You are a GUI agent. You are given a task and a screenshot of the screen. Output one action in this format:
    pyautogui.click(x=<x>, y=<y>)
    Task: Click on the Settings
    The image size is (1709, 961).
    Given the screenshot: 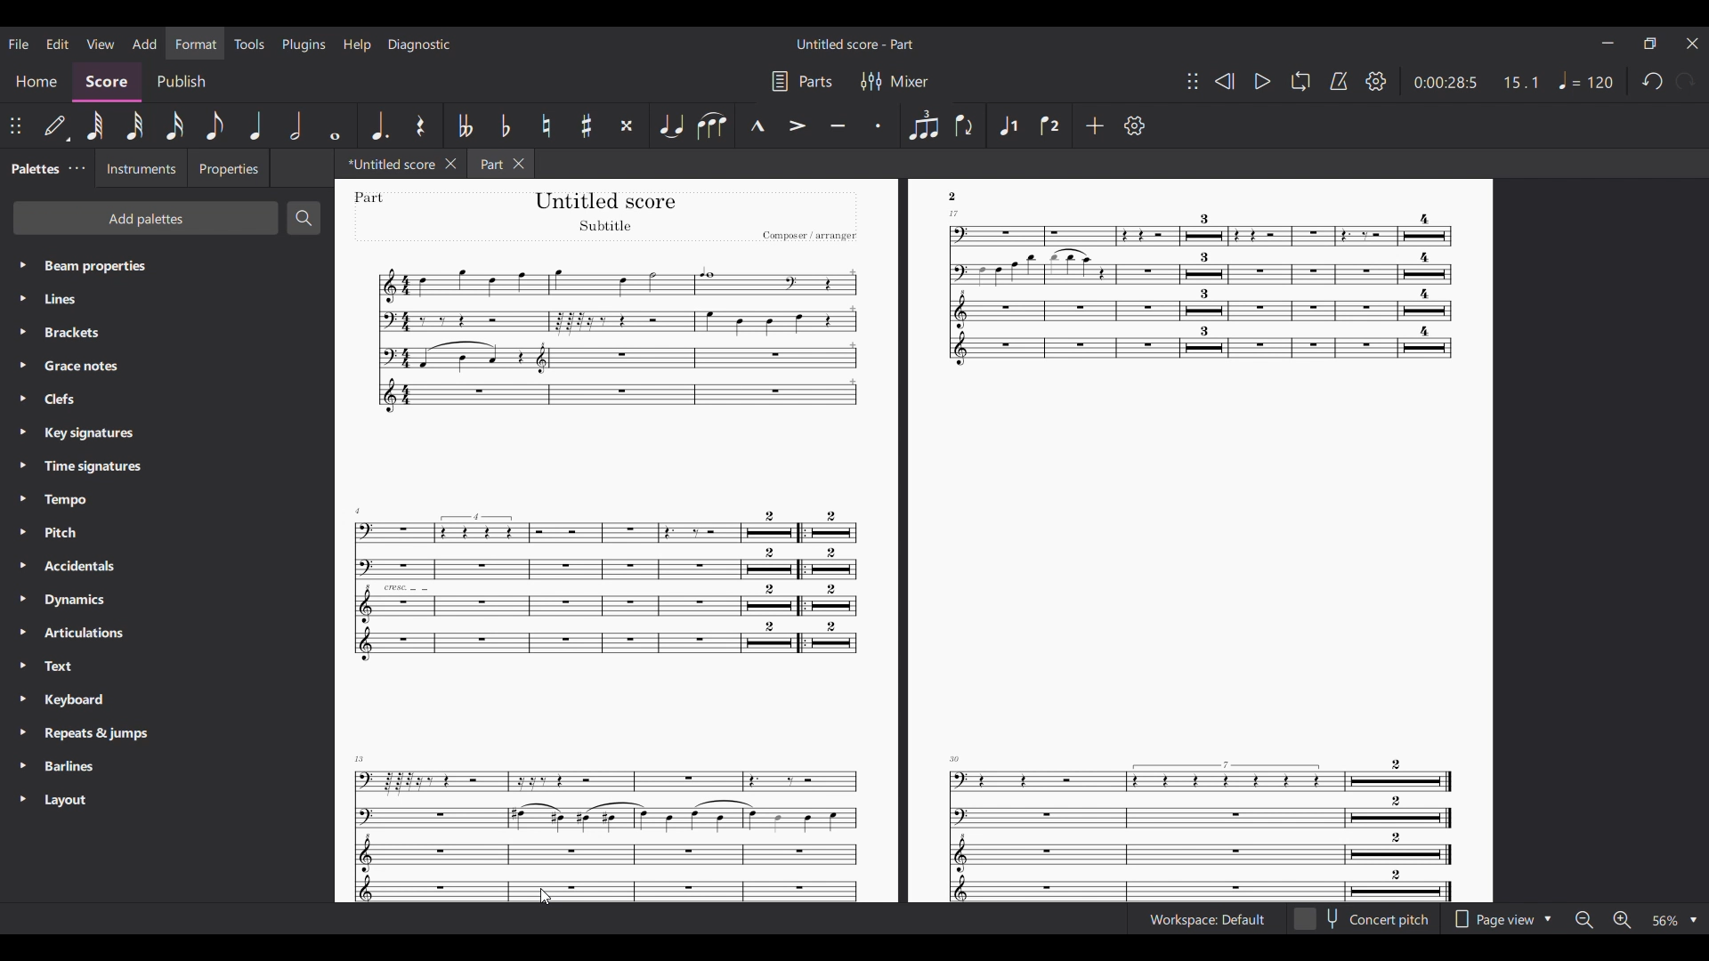 What is the action you would take?
    pyautogui.click(x=1376, y=81)
    